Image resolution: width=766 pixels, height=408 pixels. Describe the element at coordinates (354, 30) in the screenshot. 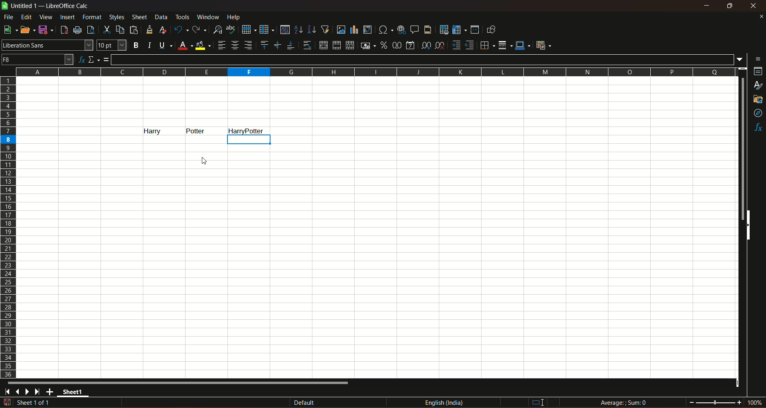

I see `insert chart` at that location.